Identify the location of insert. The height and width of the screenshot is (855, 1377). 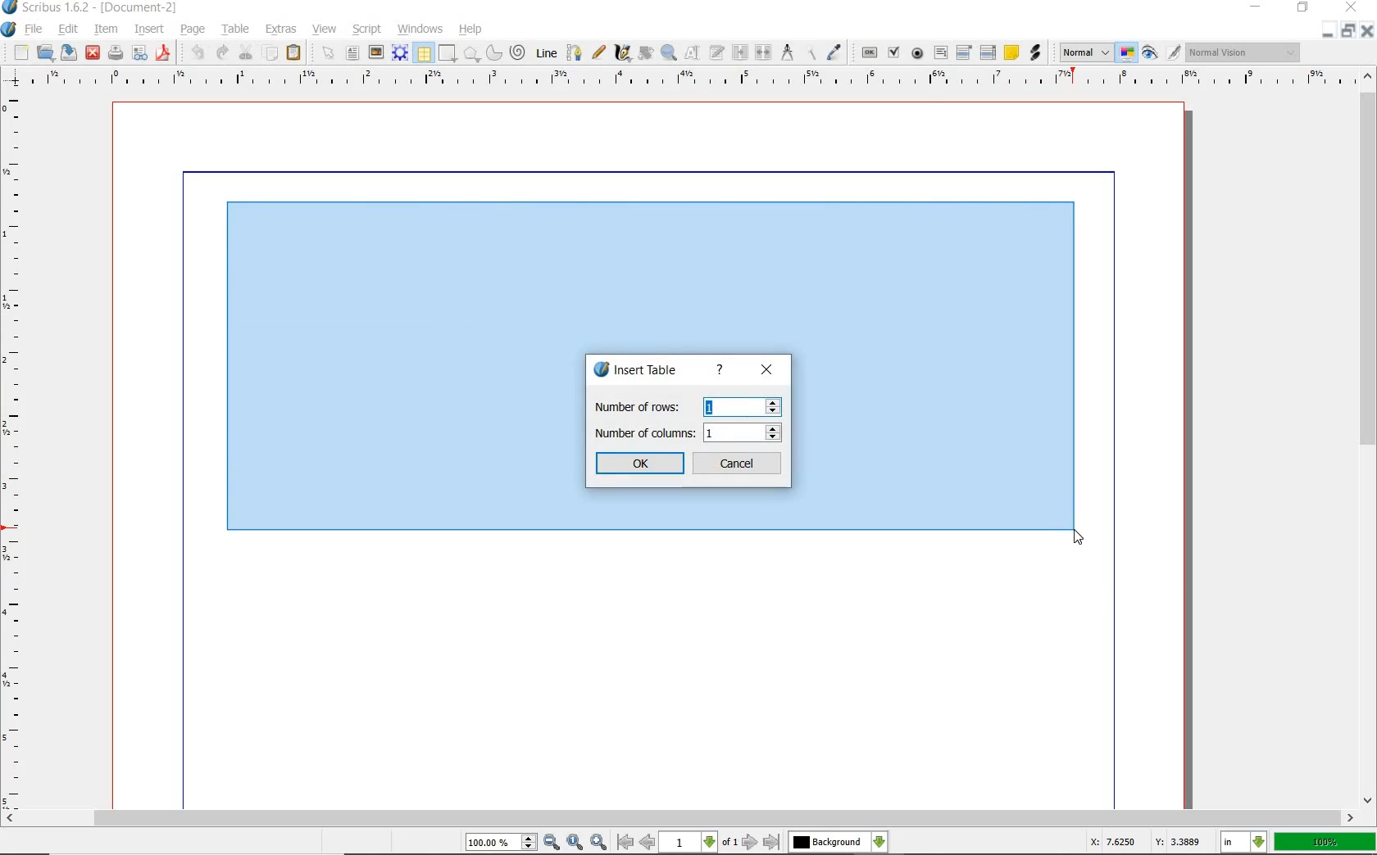
(152, 30).